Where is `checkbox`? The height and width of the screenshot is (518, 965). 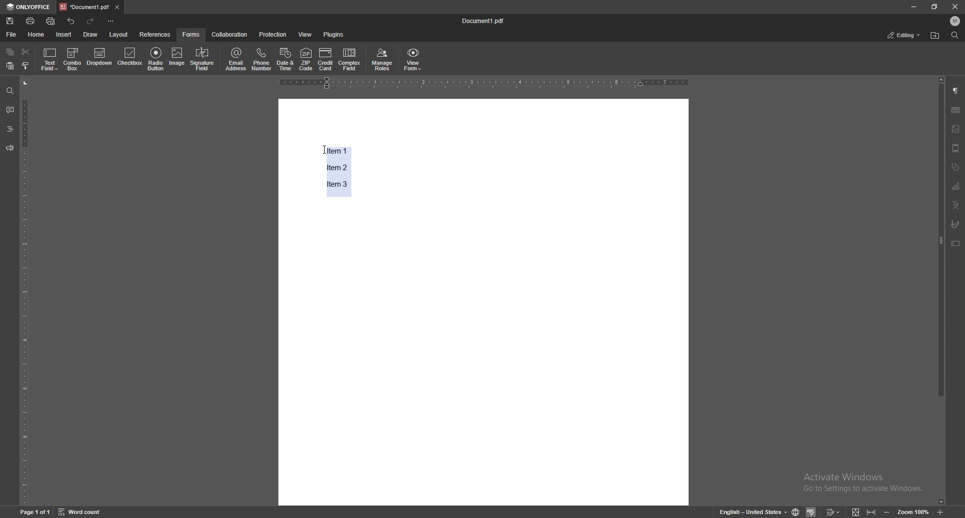 checkbox is located at coordinates (130, 58).